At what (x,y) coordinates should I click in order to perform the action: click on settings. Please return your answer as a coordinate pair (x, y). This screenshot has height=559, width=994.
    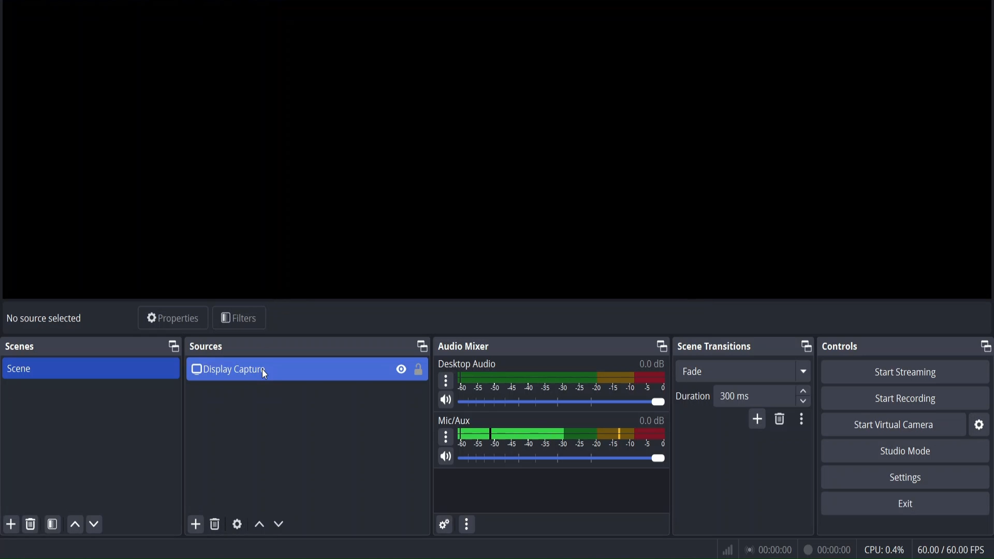
    Looking at the image, I should click on (445, 437).